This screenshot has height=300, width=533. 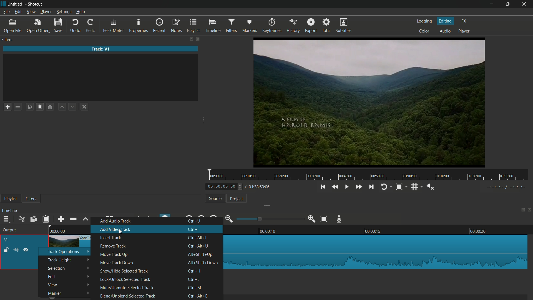 I want to click on change layout, so click(x=191, y=39).